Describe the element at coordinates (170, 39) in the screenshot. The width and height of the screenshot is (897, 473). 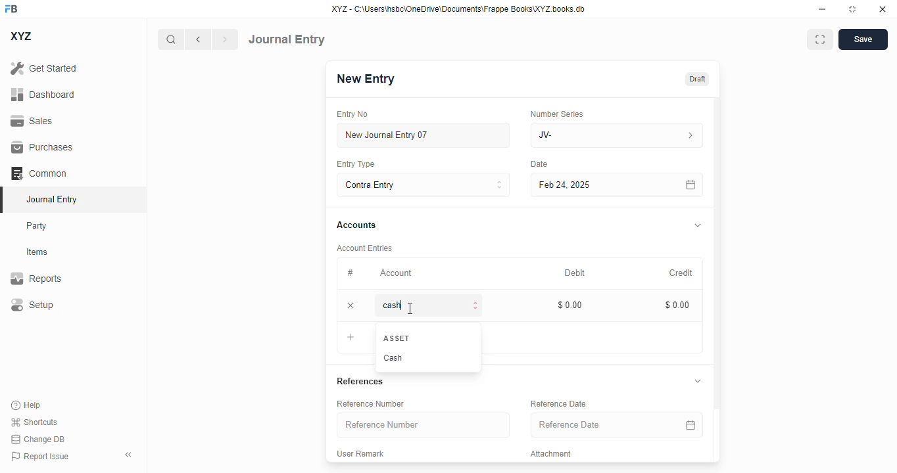
I see `search` at that location.